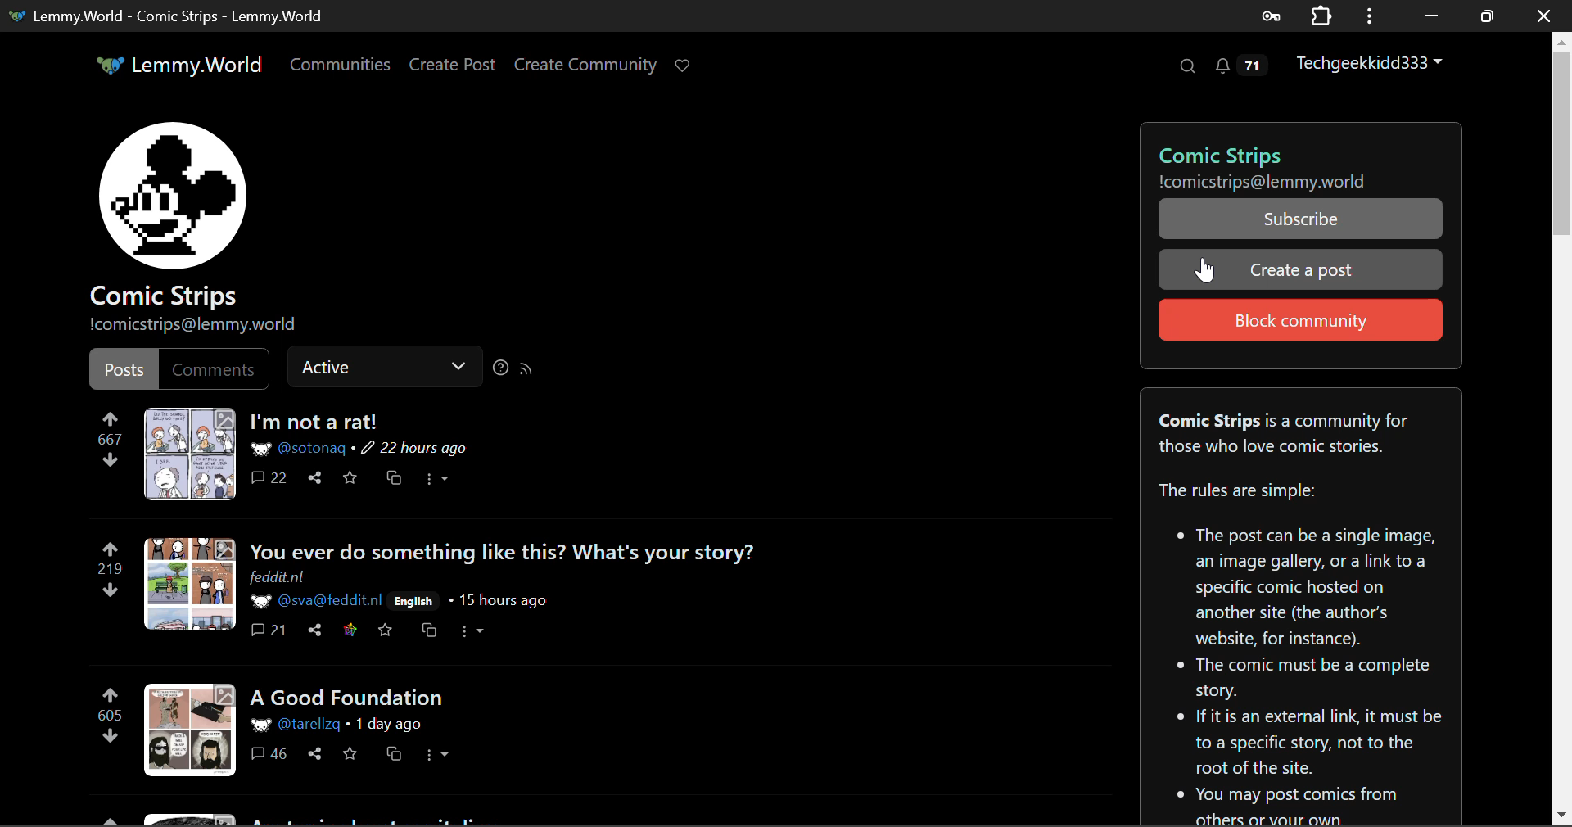 This screenshot has width=1572, height=827. What do you see at coordinates (1367, 16) in the screenshot?
I see `Options` at bounding box center [1367, 16].